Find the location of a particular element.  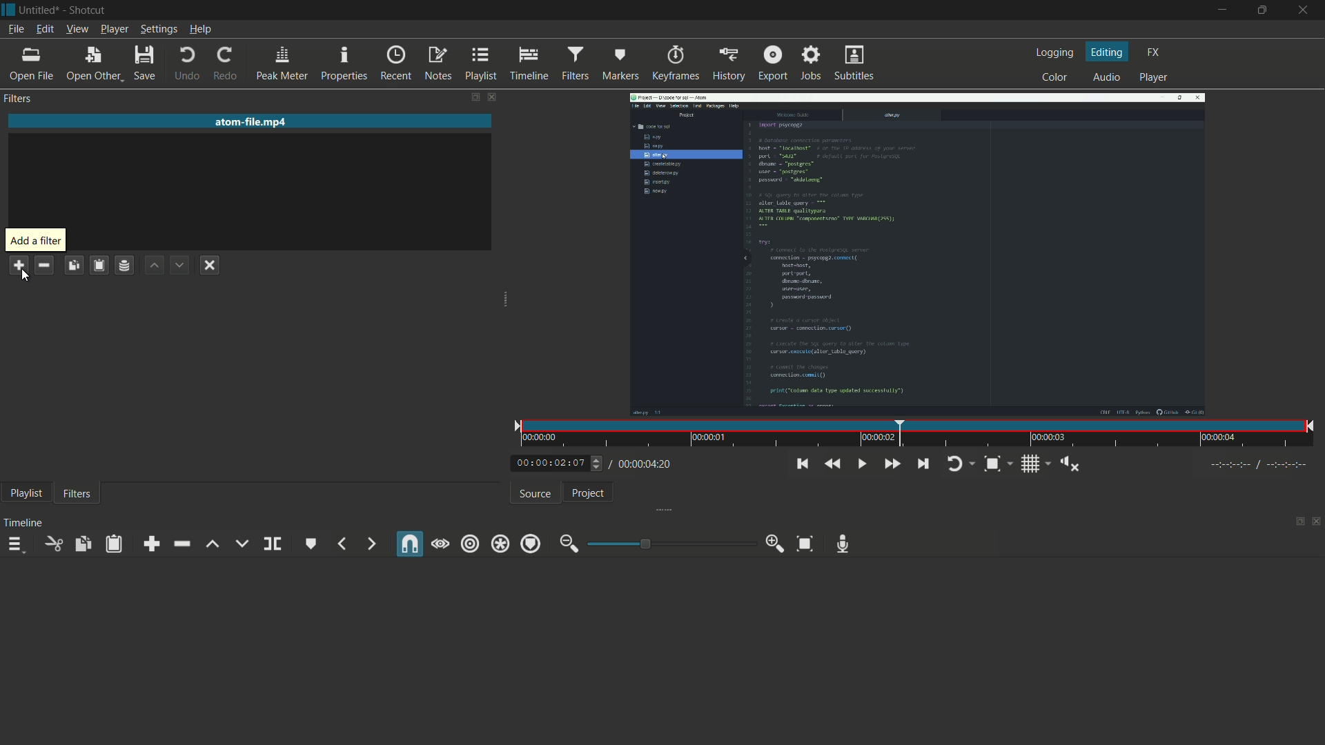

move filter down is located at coordinates (179, 266).